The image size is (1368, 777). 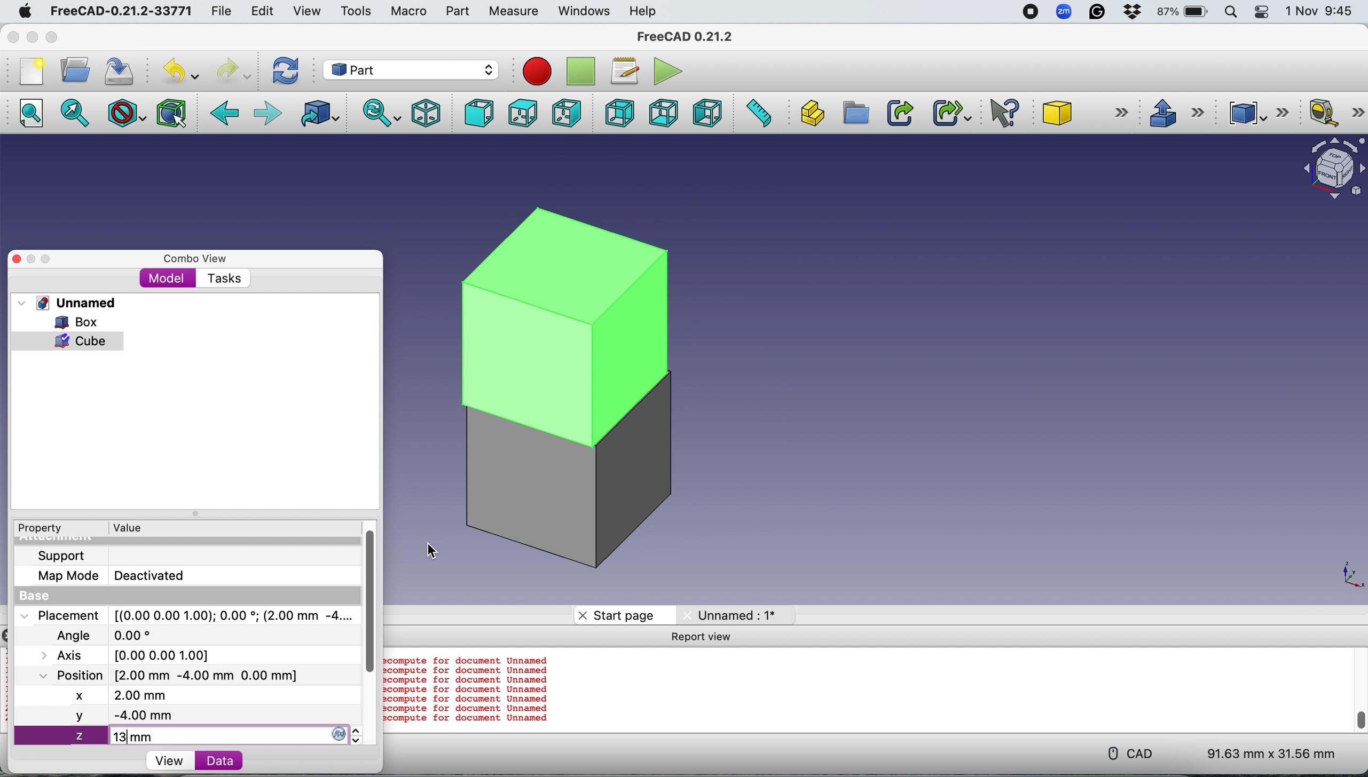 I want to click on Report view, so click(x=703, y=637).